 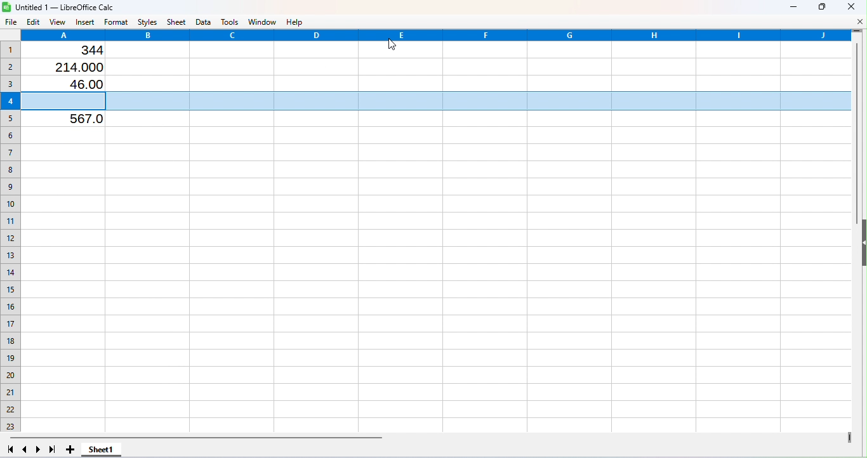 What do you see at coordinates (10, 23) in the screenshot?
I see `File` at bounding box center [10, 23].